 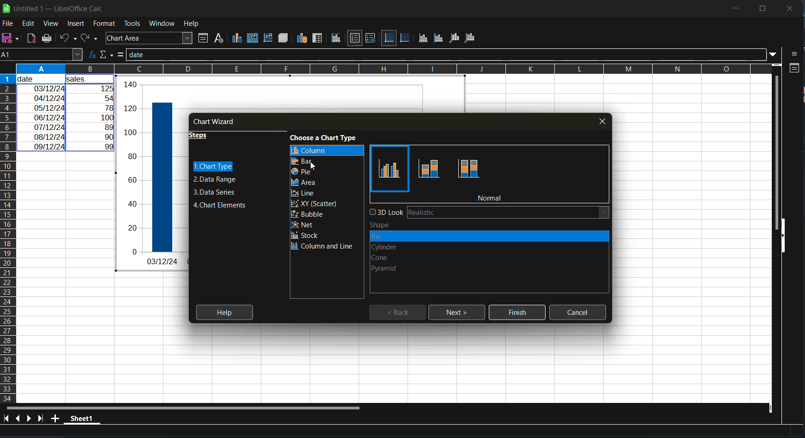 I want to click on select chart element, so click(x=151, y=38).